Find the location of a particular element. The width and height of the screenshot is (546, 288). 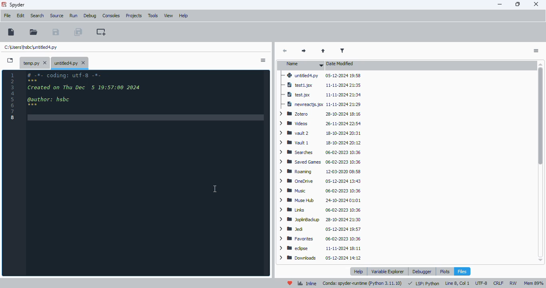

vertical scroll bar is located at coordinates (540, 117).